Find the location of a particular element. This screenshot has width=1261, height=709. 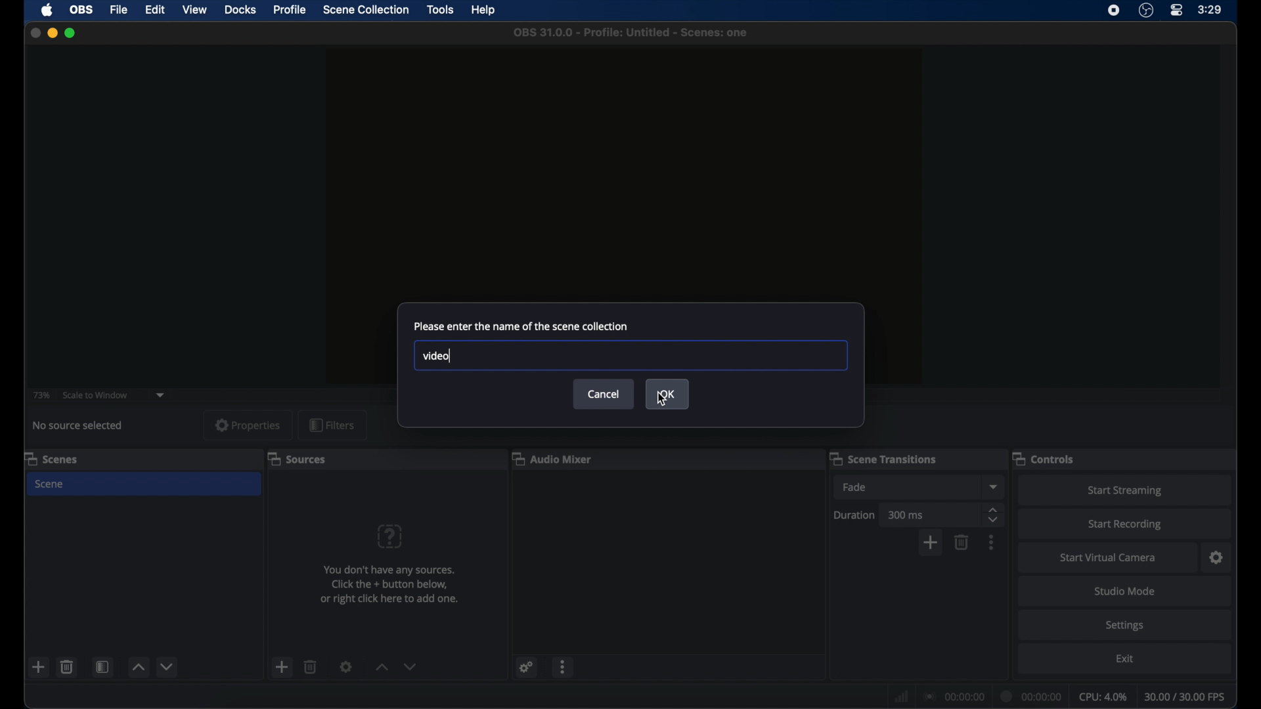

start virtual camera is located at coordinates (1107, 558).